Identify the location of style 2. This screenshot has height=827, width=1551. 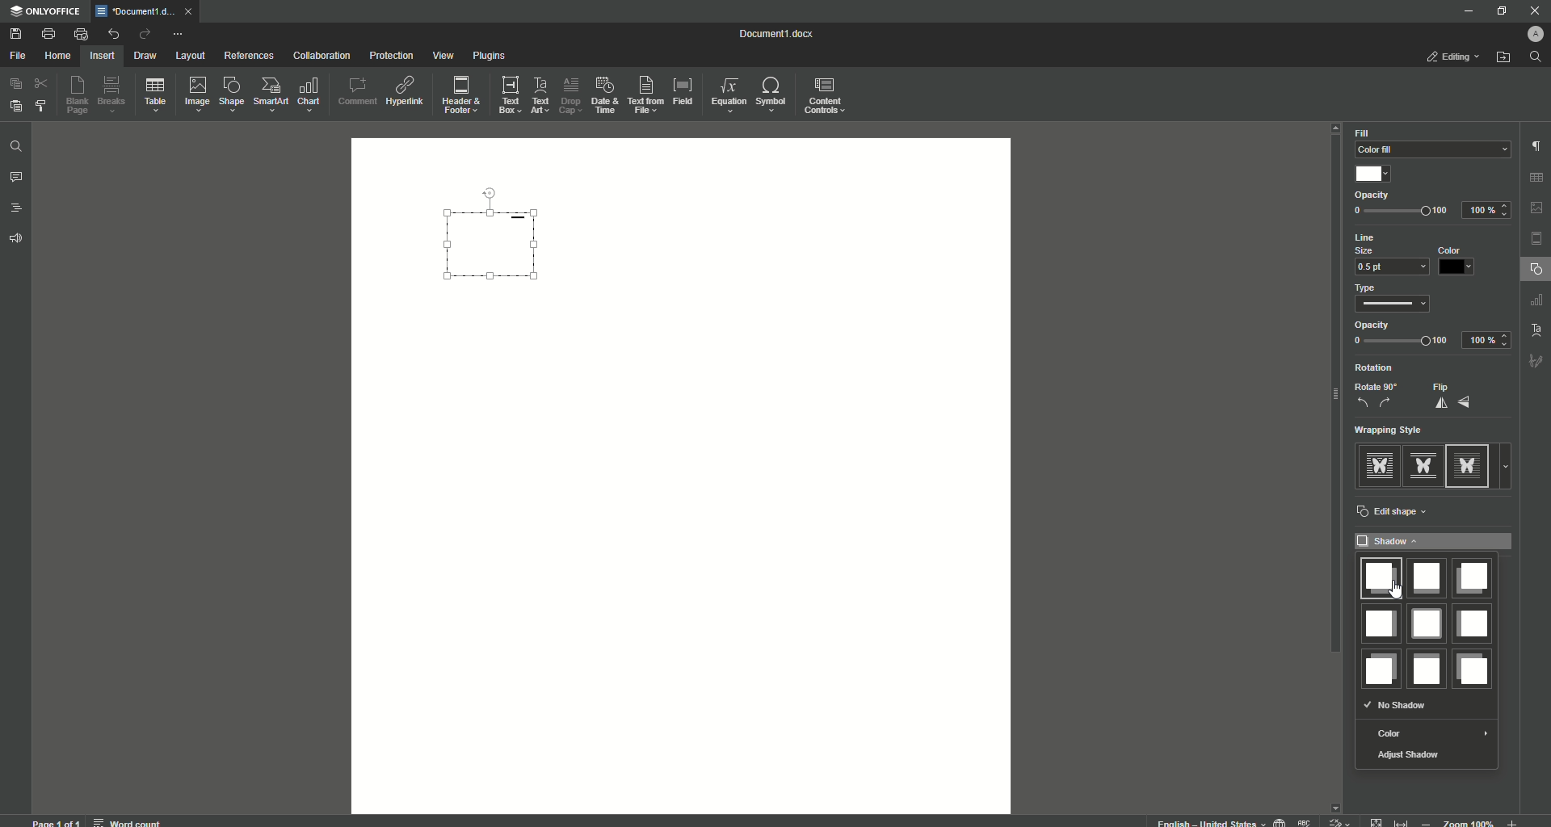
(1422, 465).